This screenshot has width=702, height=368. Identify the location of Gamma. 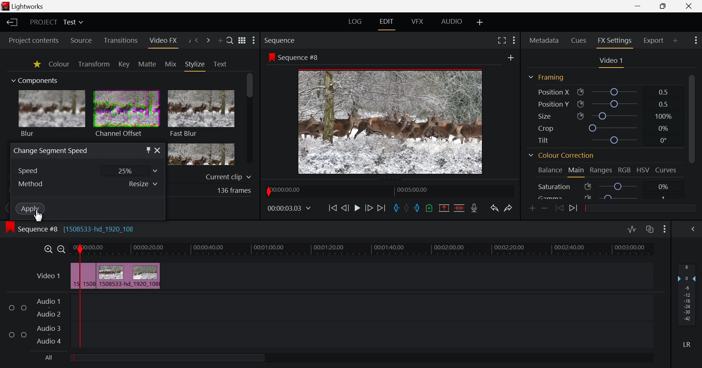
(608, 196).